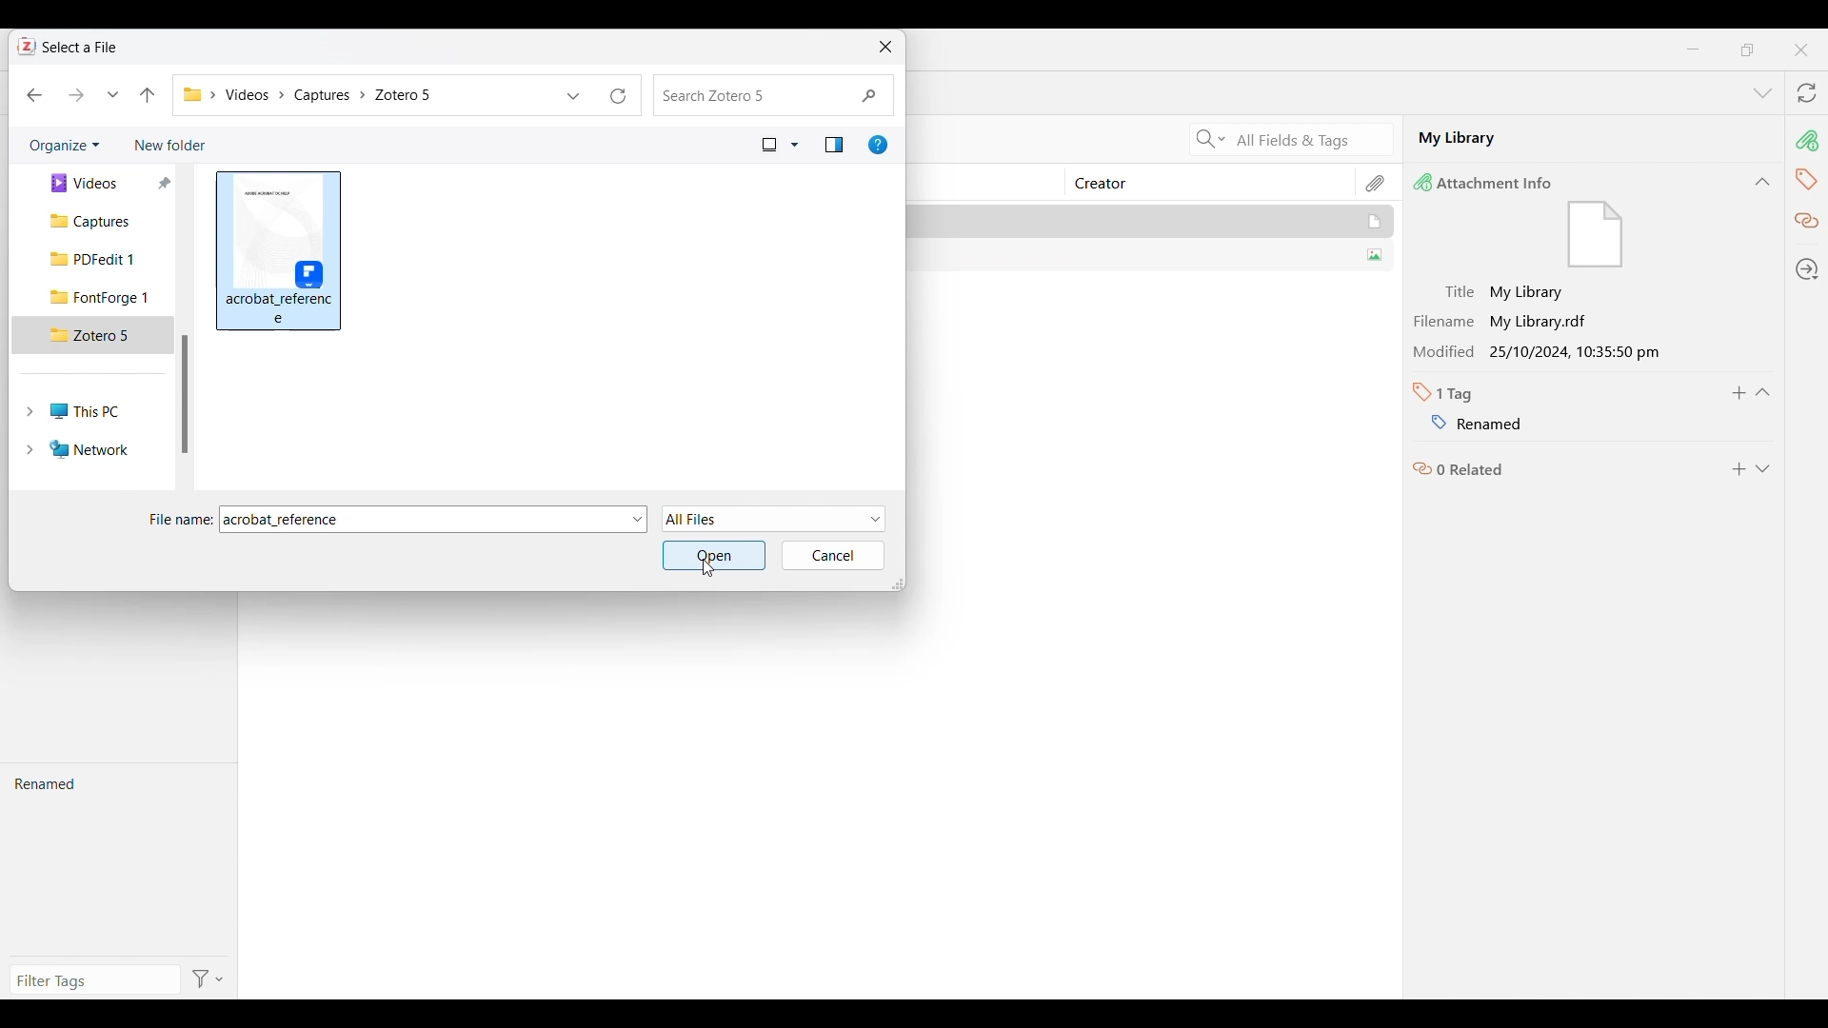 This screenshot has height=1028, width=1828. I want to click on File formats, so click(773, 519).